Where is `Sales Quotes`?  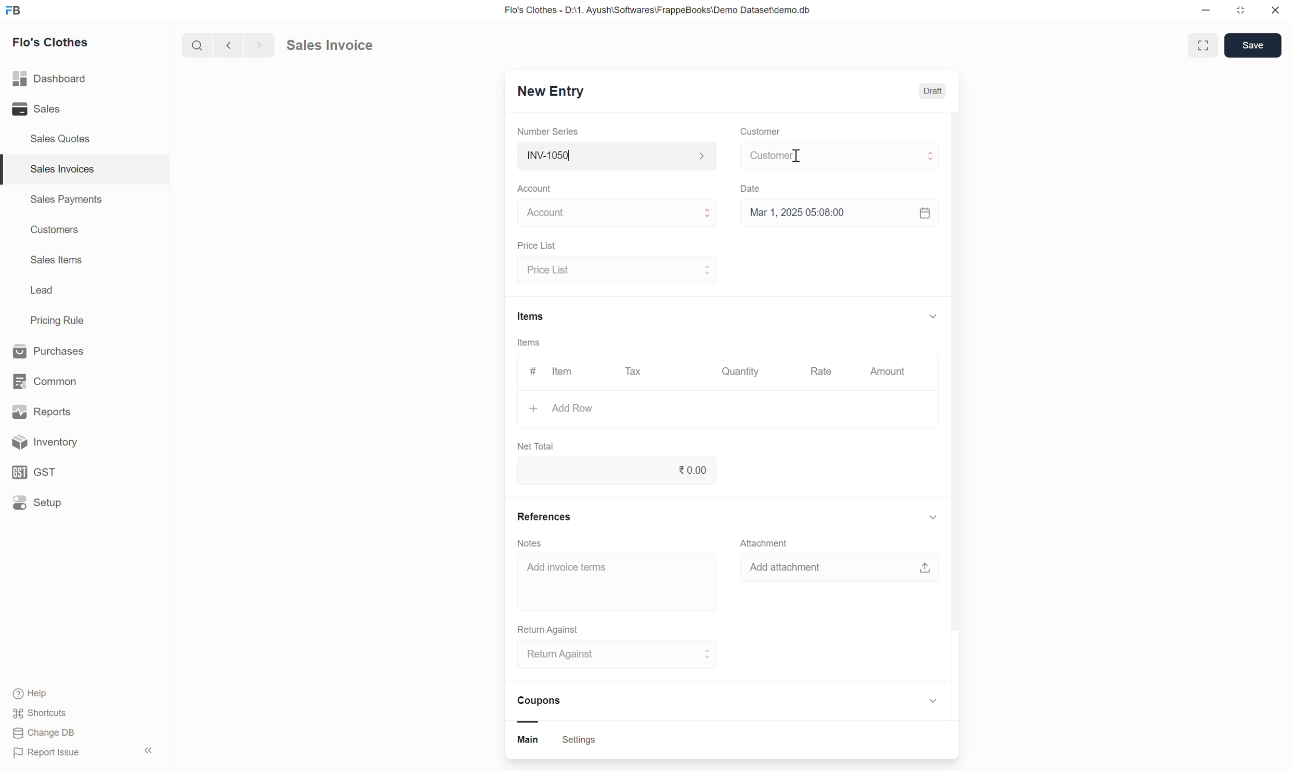 Sales Quotes is located at coordinates (60, 138).